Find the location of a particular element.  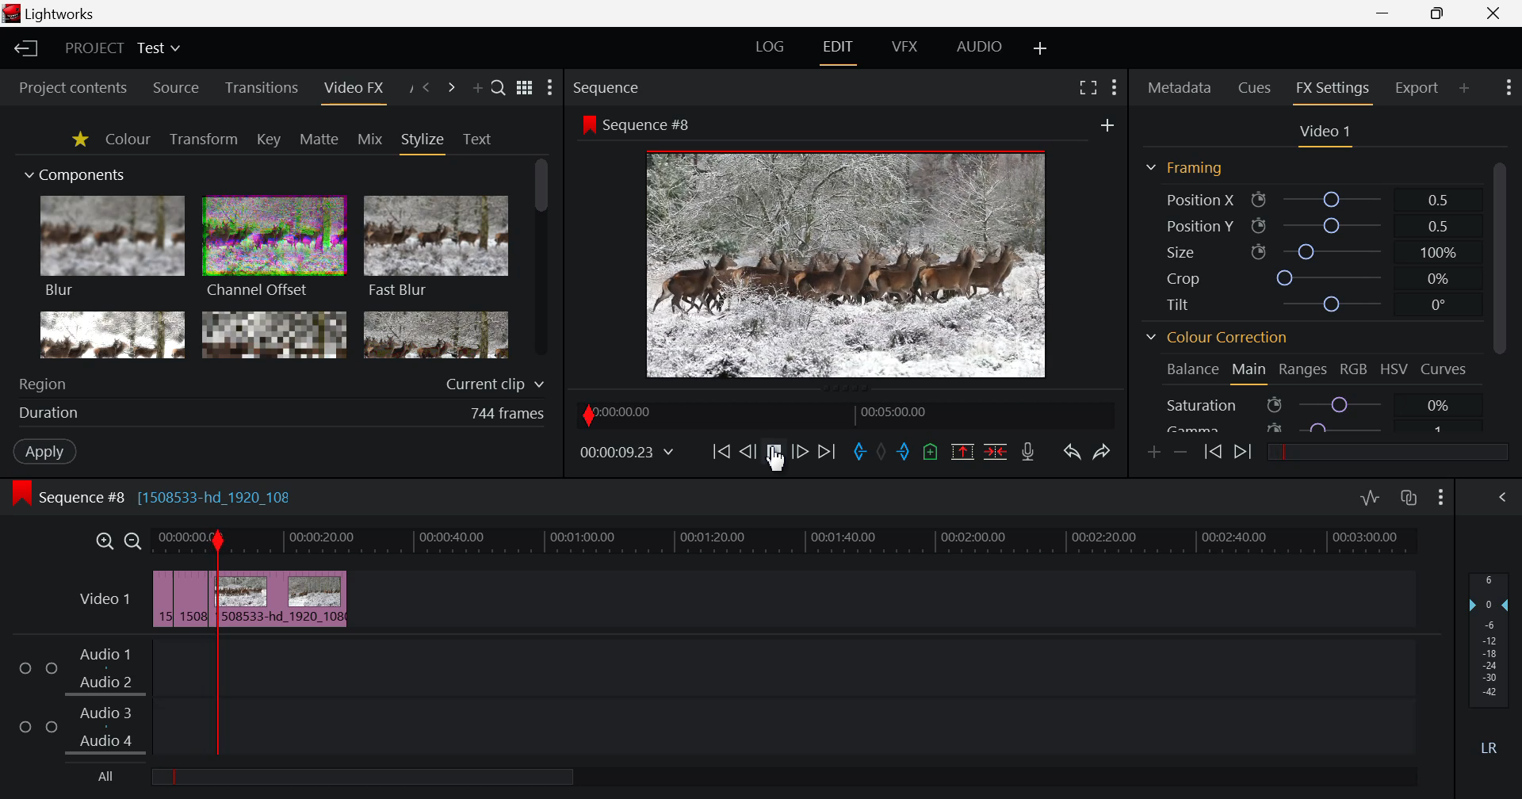

AUDIO Layout is located at coordinates (979, 47).